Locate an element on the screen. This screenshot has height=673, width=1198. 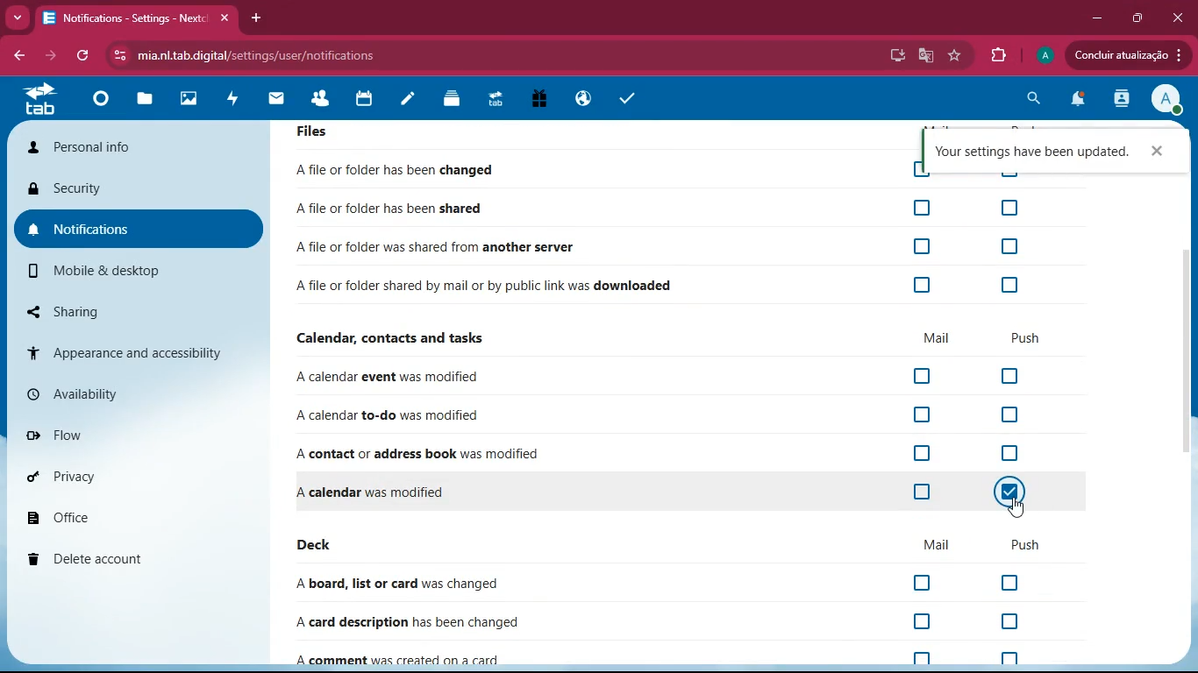
to-do is located at coordinates (392, 413).